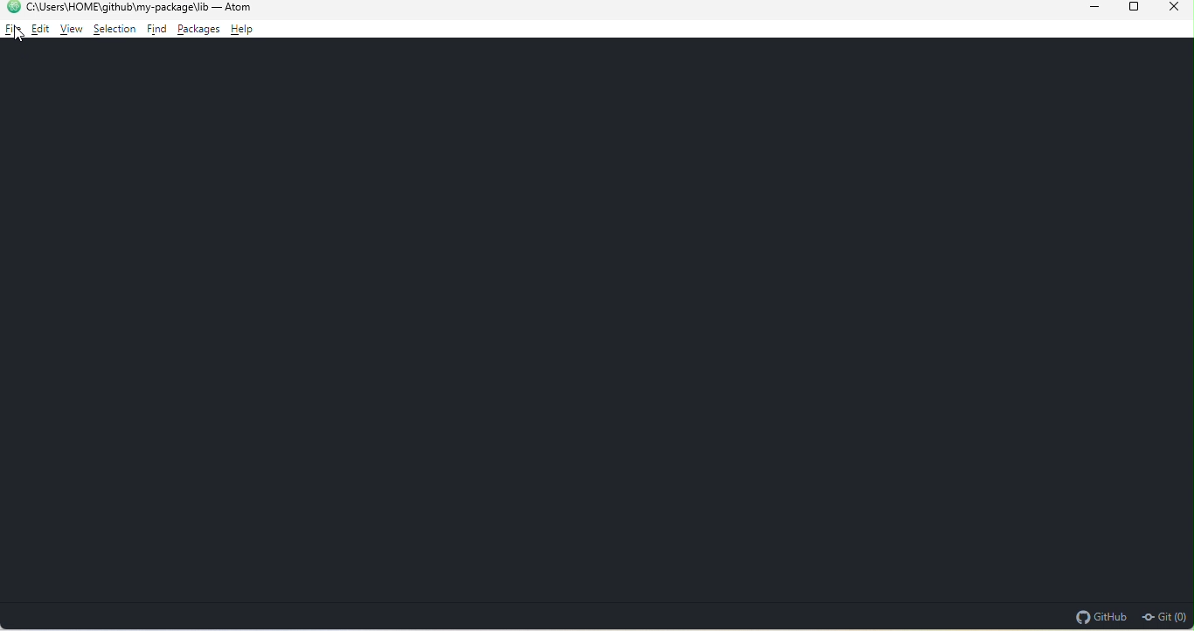 This screenshot has height=631, width=1194. Describe the element at coordinates (155, 31) in the screenshot. I see `find` at that location.